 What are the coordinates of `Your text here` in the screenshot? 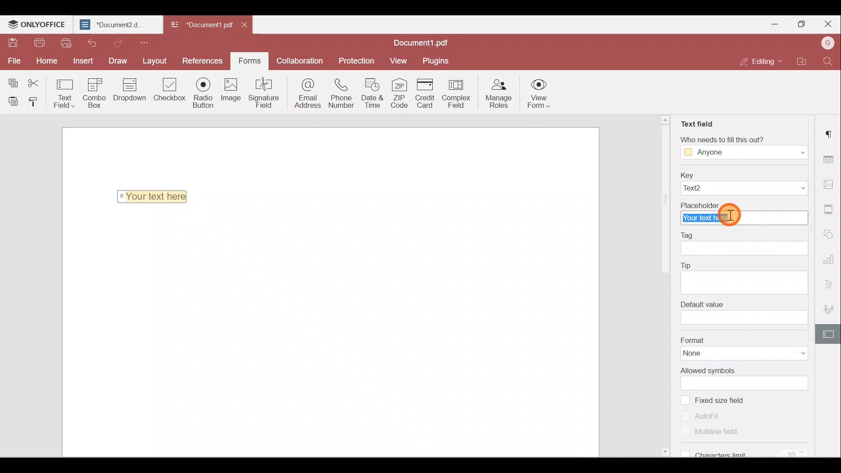 It's located at (744, 219).